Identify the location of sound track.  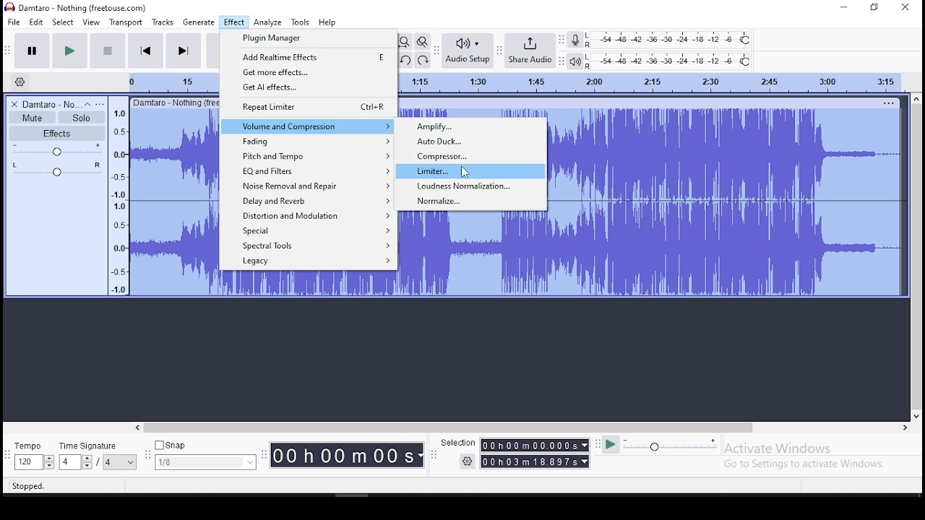
(474, 108).